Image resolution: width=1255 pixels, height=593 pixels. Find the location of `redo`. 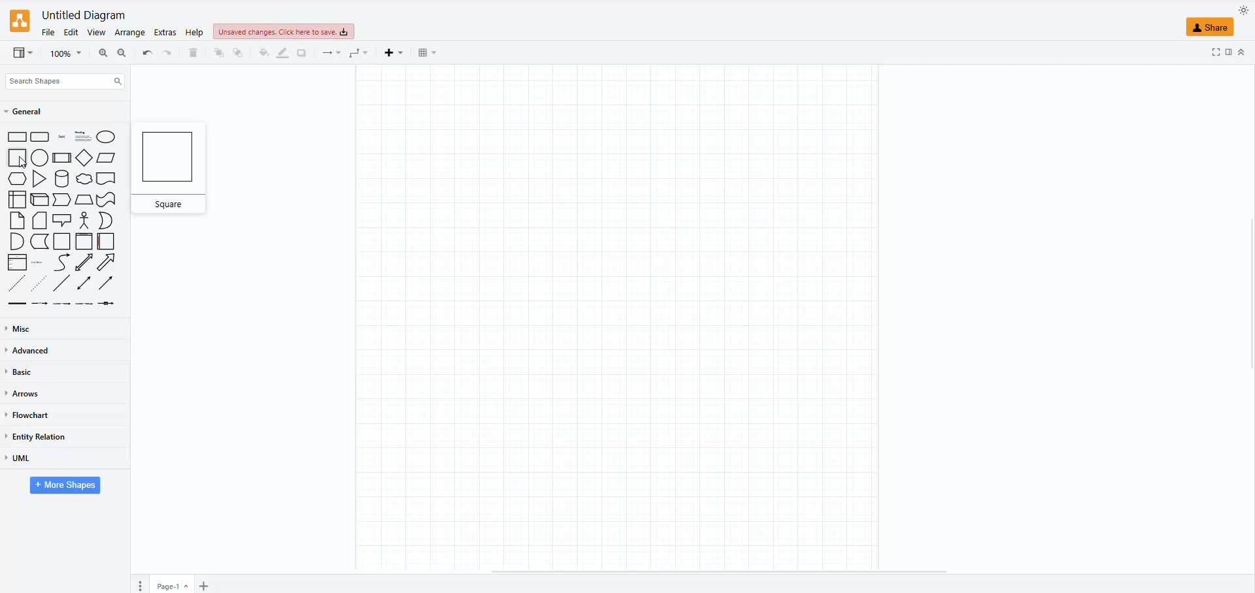

redo is located at coordinates (144, 52).